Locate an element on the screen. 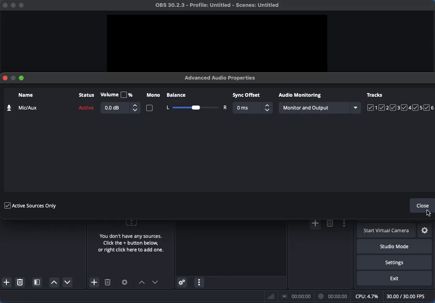 This screenshot has width=435, height=303. close is located at coordinates (3, 6).